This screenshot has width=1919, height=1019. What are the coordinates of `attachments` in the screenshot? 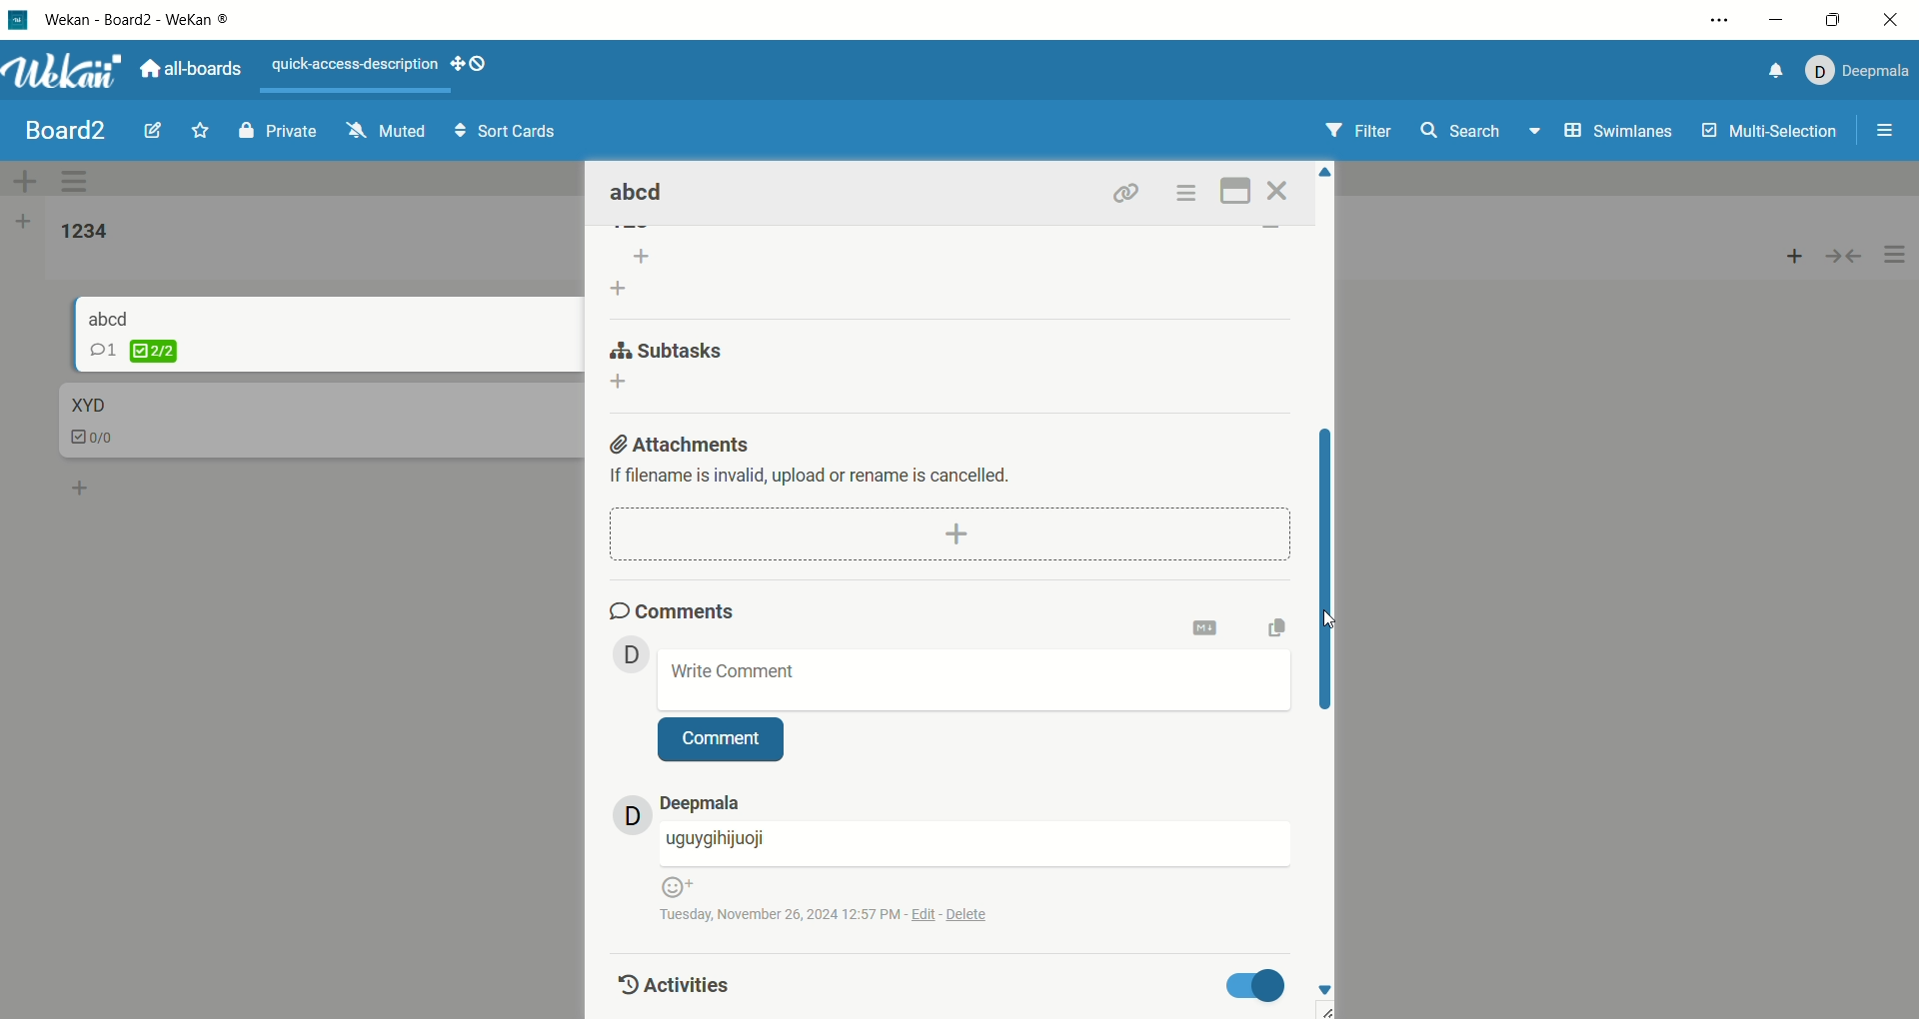 It's located at (683, 440).